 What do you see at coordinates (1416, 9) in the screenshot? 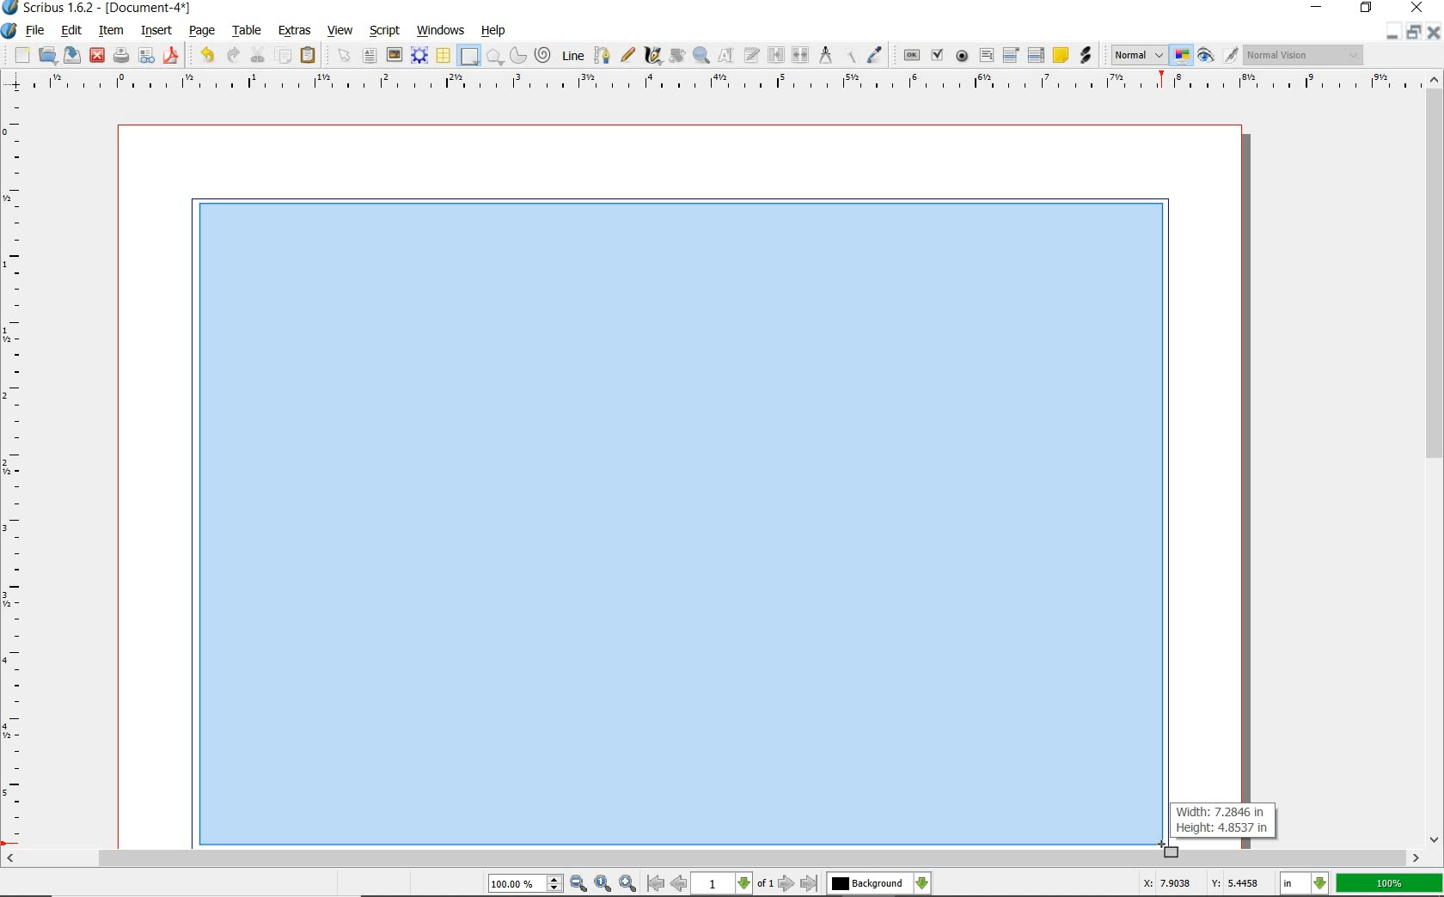
I see `close` at bounding box center [1416, 9].